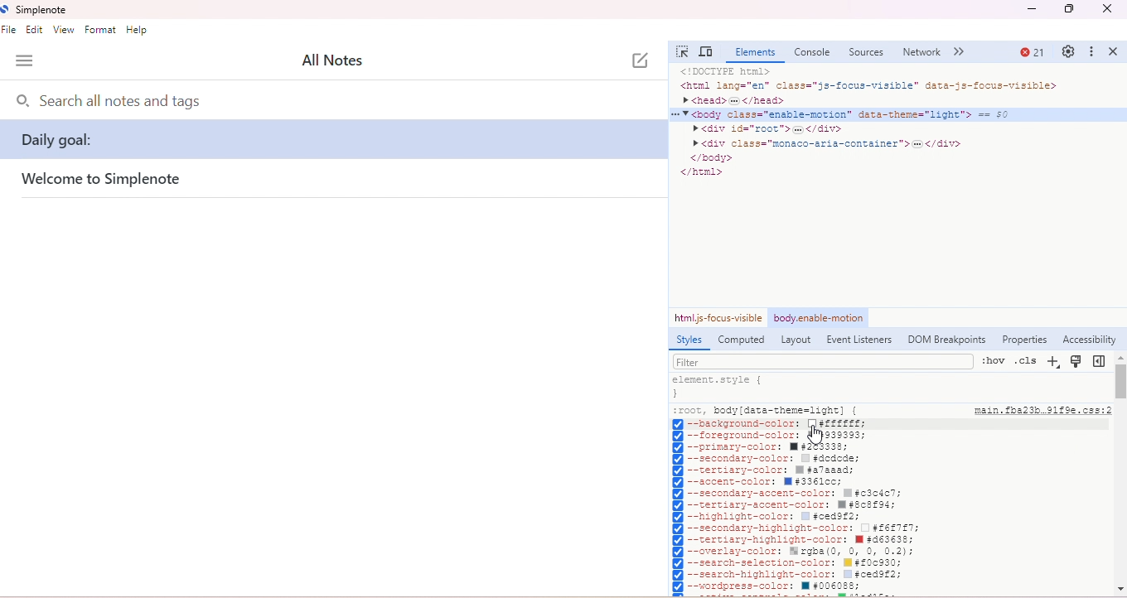 The height and width of the screenshot is (598, 1127). Describe the element at coordinates (1067, 51) in the screenshot. I see `settings` at that location.